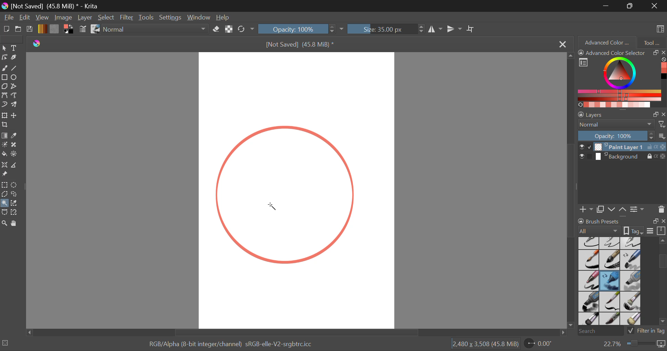 The image size is (667, 351). I want to click on Multibrush Tool, so click(16, 105).